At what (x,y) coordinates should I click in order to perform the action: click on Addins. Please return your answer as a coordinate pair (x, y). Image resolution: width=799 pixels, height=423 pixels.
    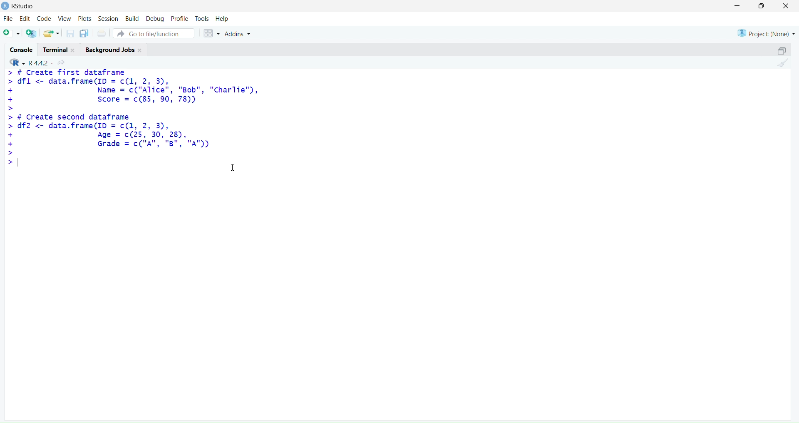
    Looking at the image, I should click on (238, 33).